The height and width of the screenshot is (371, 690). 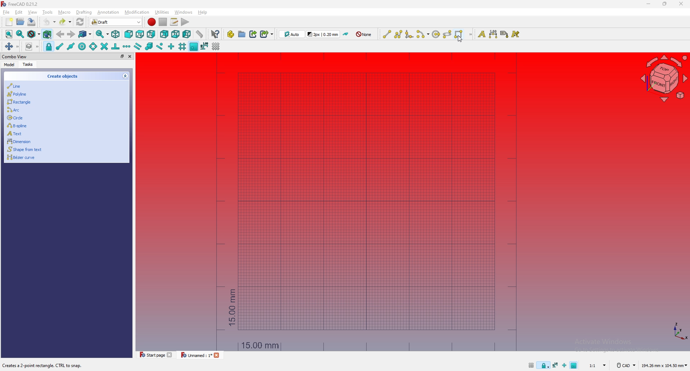 What do you see at coordinates (47, 35) in the screenshot?
I see `bounding box` at bounding box center [47, 35].